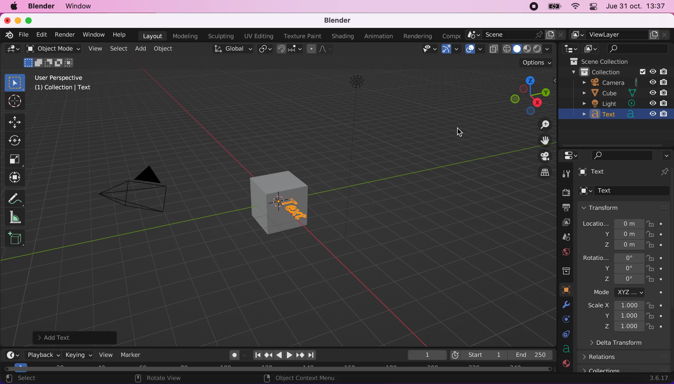 The width and height of the screenshot is (674, 384). What do you see at coordinates (663, 172) in the screenshot?
I see `pin` at bounding box center [663, 172].